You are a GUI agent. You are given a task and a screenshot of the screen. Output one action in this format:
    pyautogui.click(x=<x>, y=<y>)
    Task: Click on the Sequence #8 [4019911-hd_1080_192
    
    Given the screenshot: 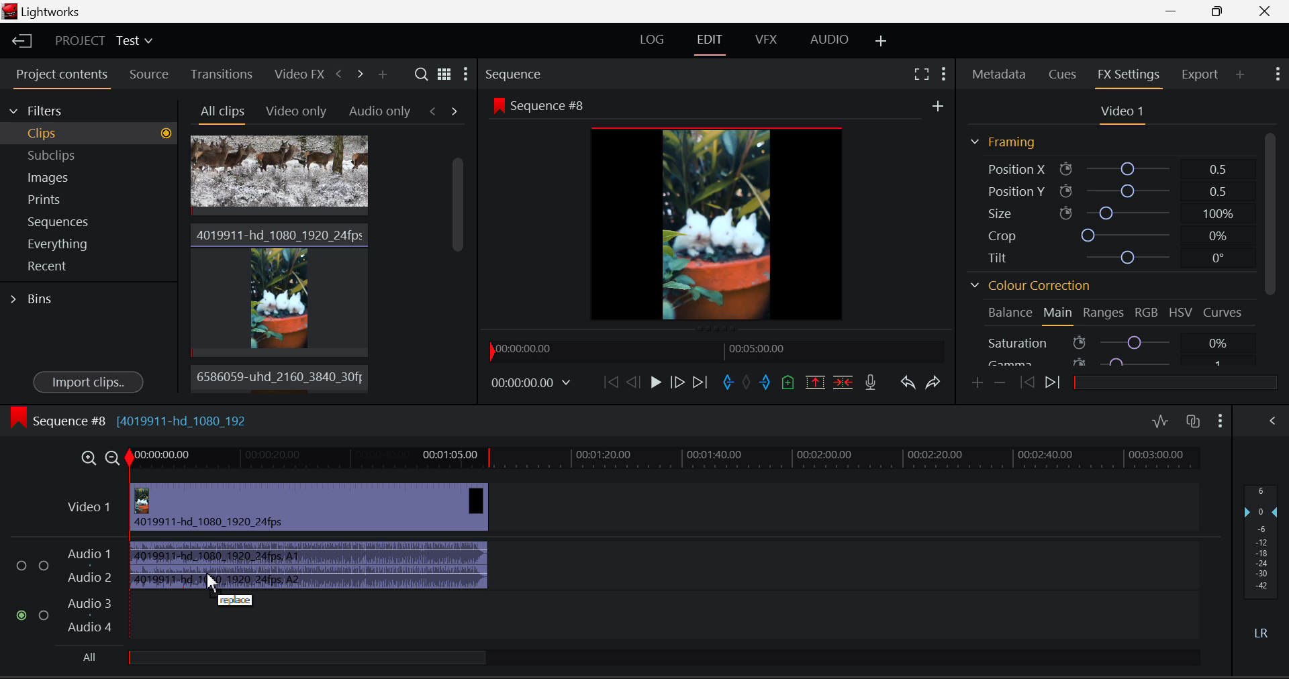 What is the action you would take?
    pyautogui.click(x=130, y=417)
    